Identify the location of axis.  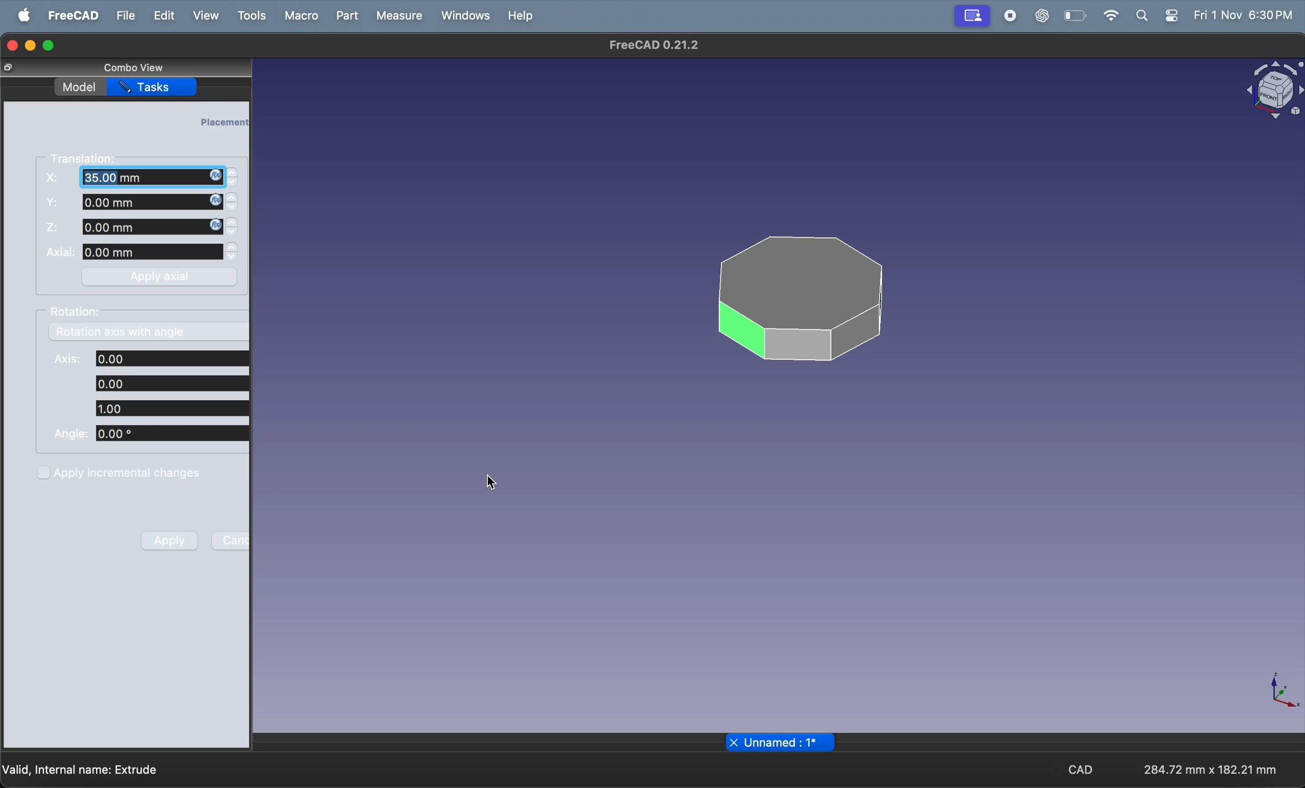
(1286, 693).